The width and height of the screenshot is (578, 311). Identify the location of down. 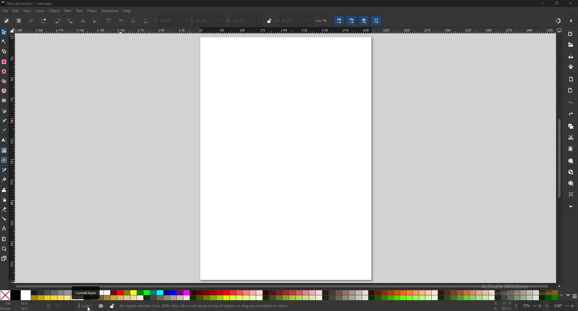
(567, 295).